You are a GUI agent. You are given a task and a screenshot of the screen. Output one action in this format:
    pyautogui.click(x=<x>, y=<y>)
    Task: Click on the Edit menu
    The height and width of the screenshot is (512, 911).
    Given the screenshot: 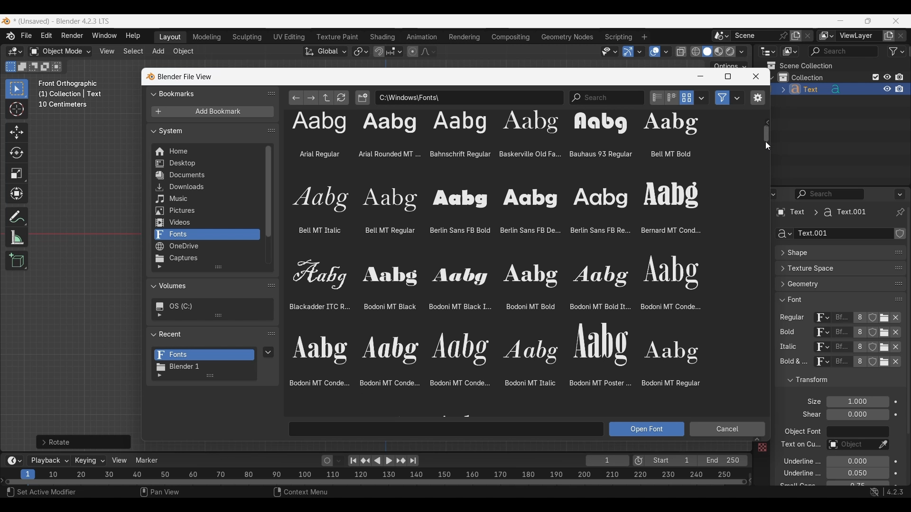 What is the action you would take?
    pyautogui.click(x=46, y=36)
    